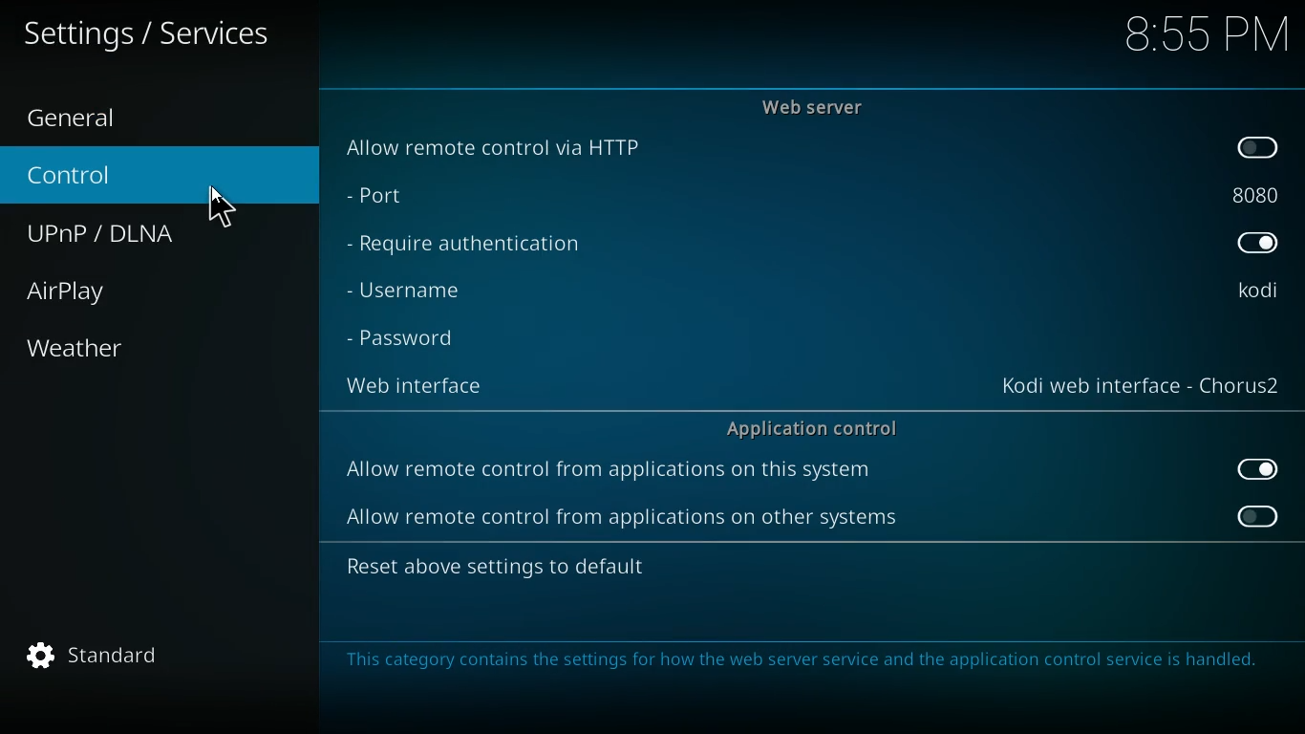 This screenshot has width=1305, height=734. Describe the element at coordinates (619, 520) in the screenshot. I see `allow remote control` at that location.